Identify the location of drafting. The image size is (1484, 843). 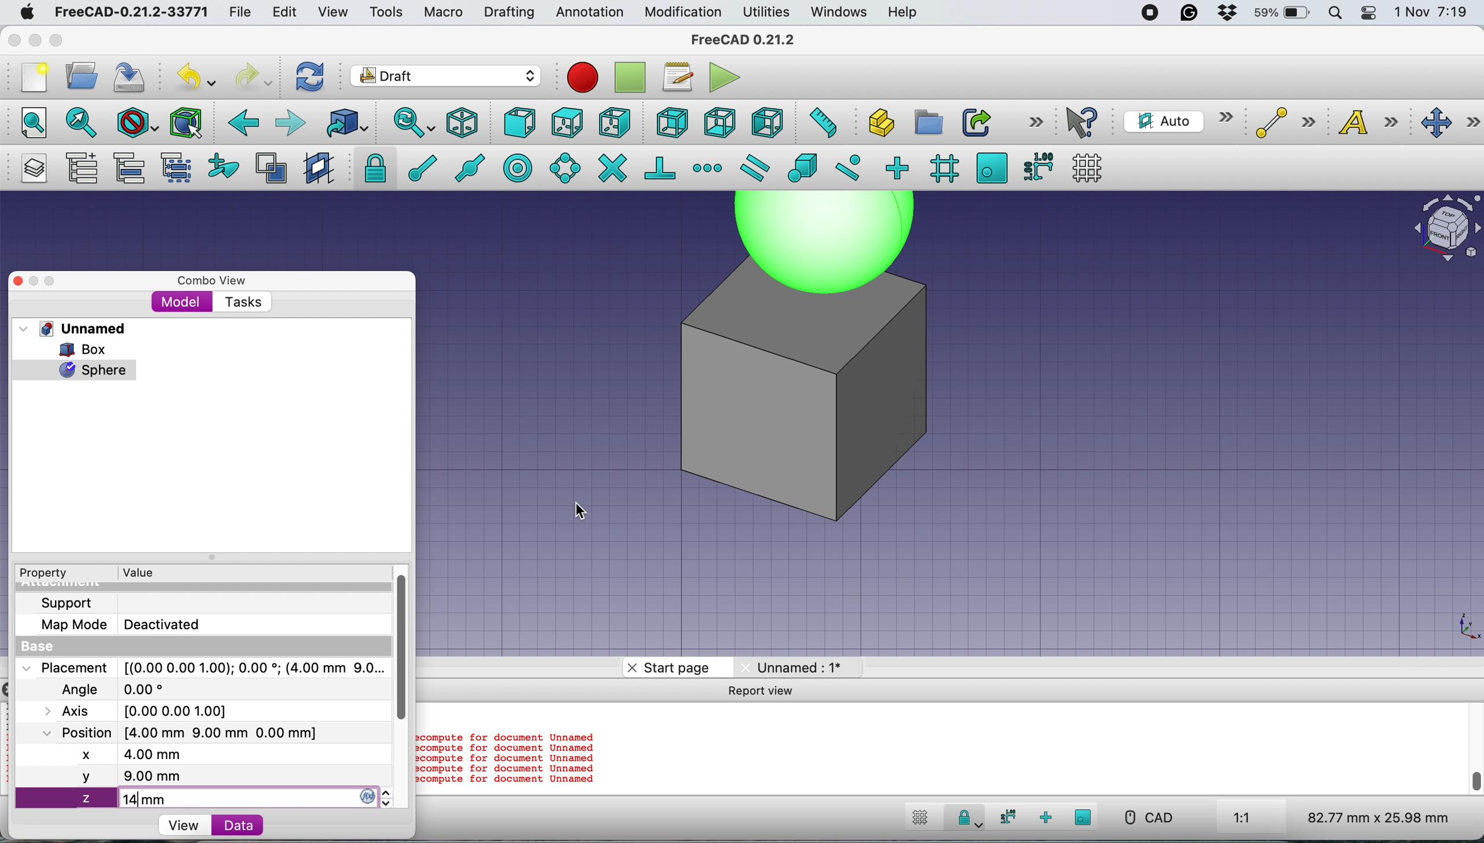
(509, 13).